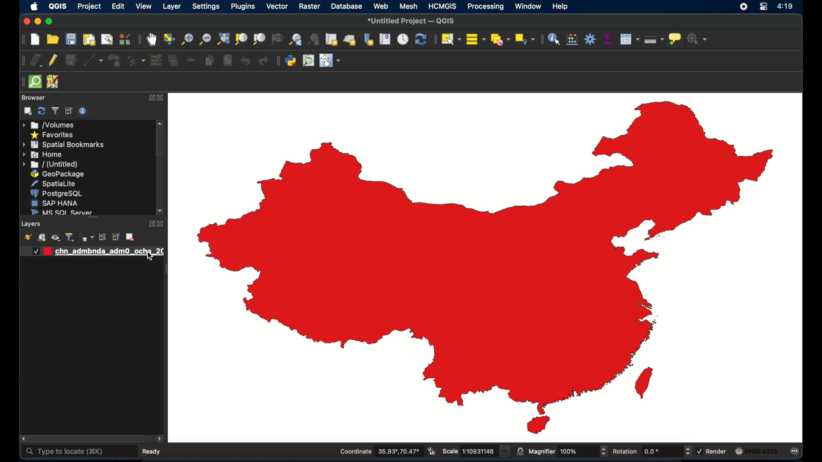  I want to click on lock scale, so click(520, 452).